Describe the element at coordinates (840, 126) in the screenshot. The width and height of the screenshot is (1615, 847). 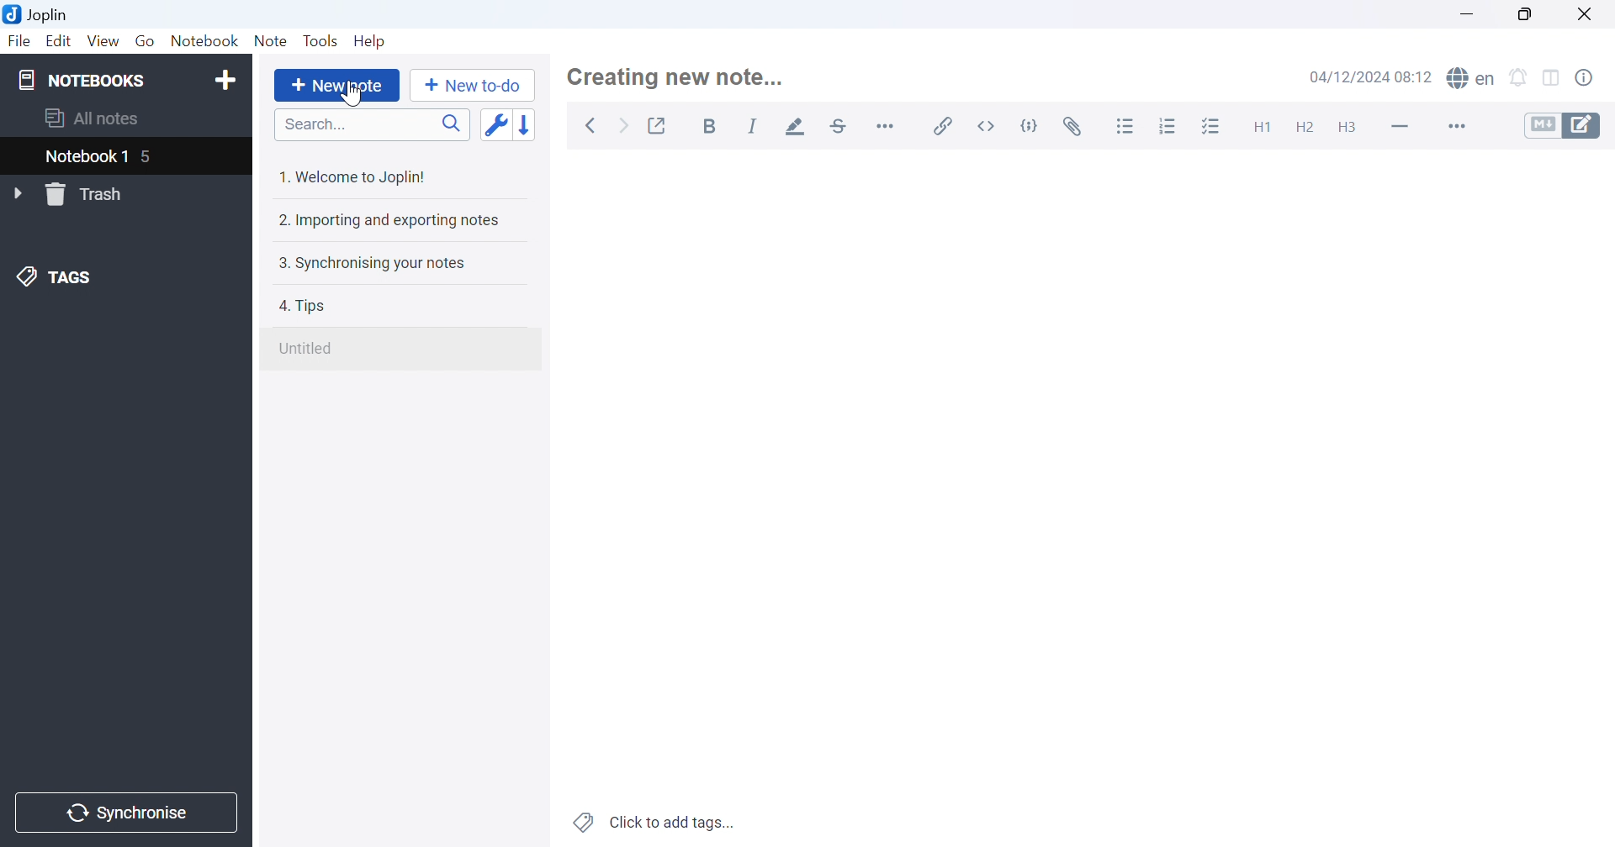
I see `Strikethrough` at that location.